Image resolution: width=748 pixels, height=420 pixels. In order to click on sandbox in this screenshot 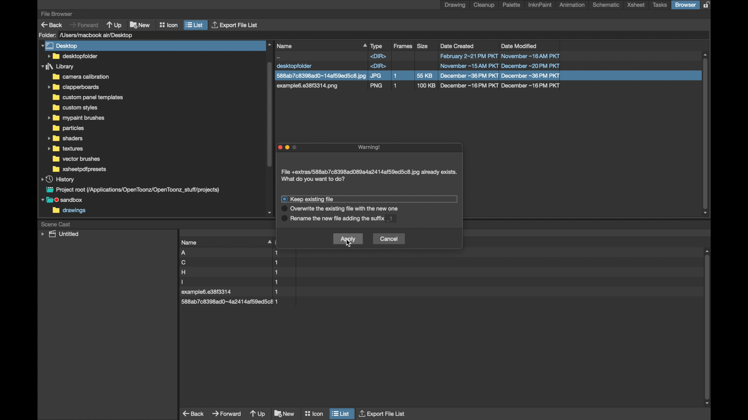, I will do `click(64, 201)`.